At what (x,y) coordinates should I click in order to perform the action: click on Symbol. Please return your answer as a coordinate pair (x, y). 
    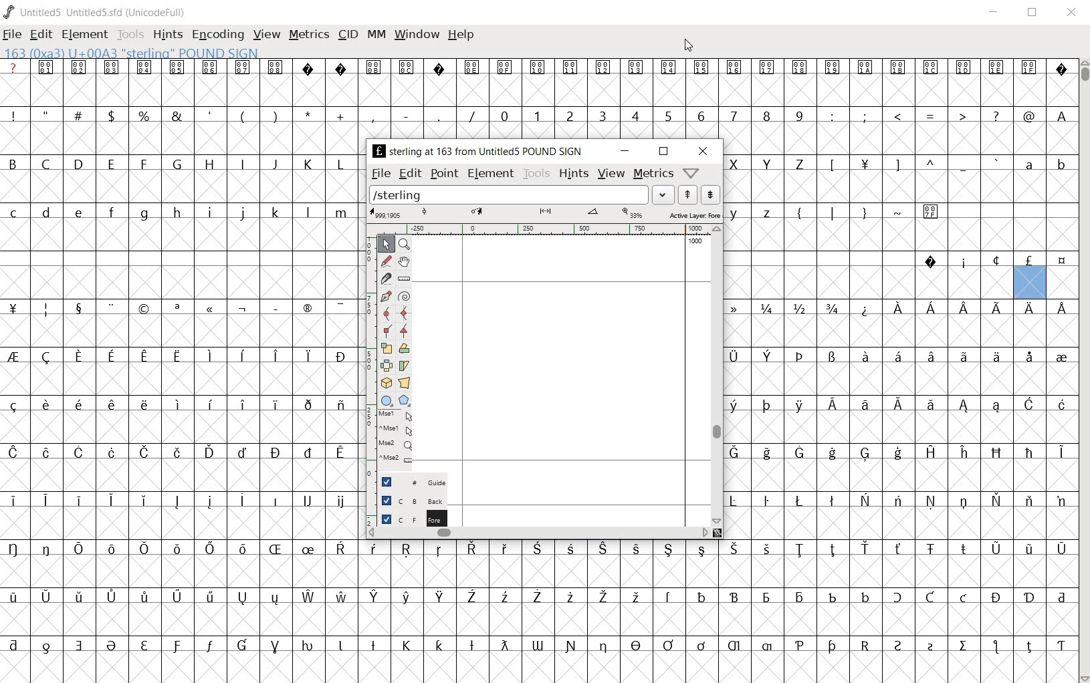
    Looking at the image, I should click on (536, 550).